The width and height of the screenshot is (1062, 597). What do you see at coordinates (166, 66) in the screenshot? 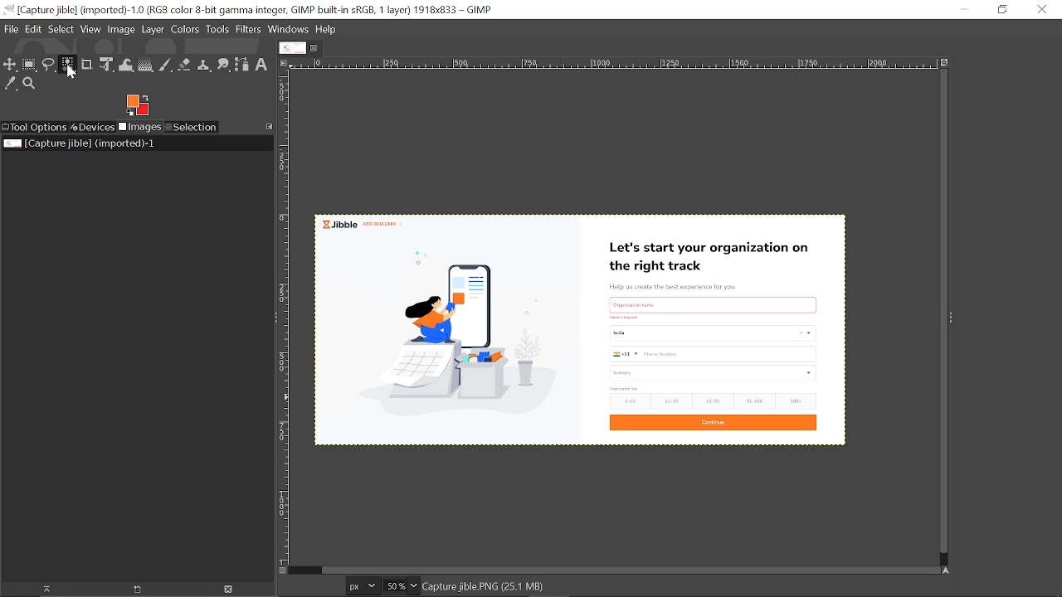
I see `Paintbrush tool` at bounding box center [166, 66].